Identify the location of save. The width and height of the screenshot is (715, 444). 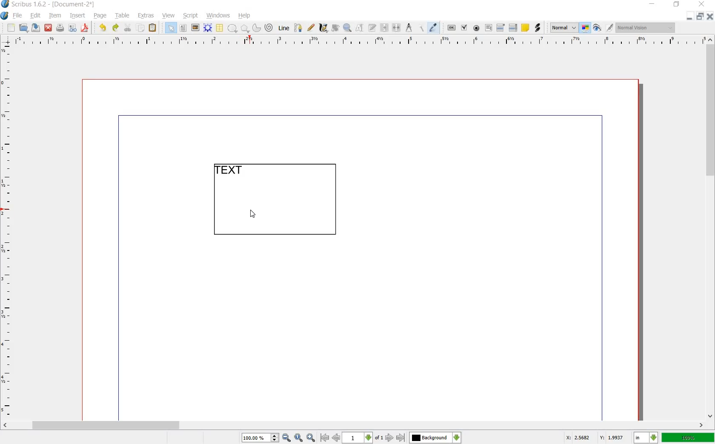
(37, 28).